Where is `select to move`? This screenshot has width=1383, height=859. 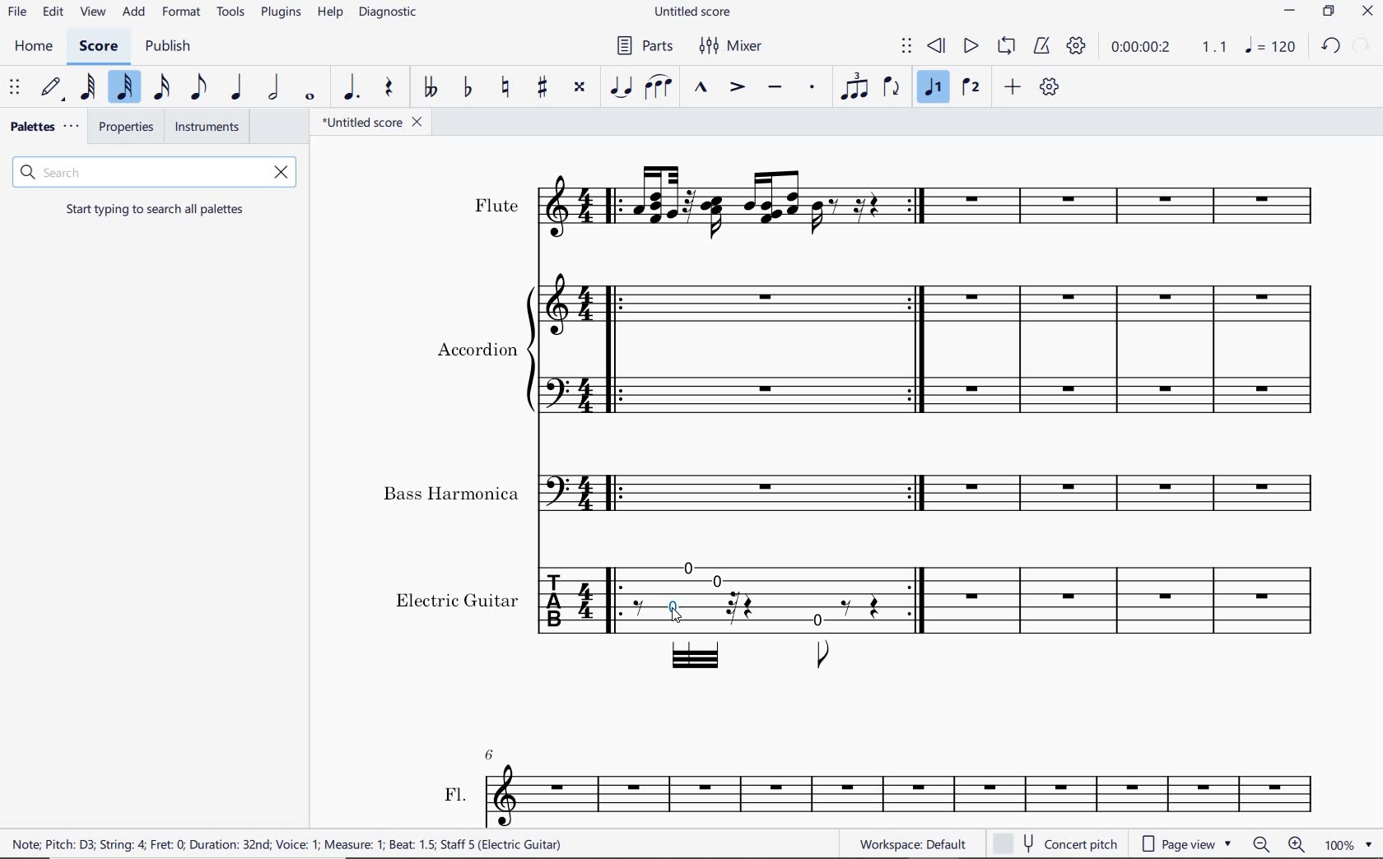 select to move is located at coordinates (906, 47).